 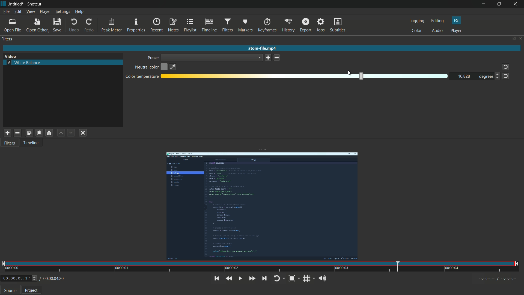 I want to click on copy checked filter, so click(x=29, y=133).